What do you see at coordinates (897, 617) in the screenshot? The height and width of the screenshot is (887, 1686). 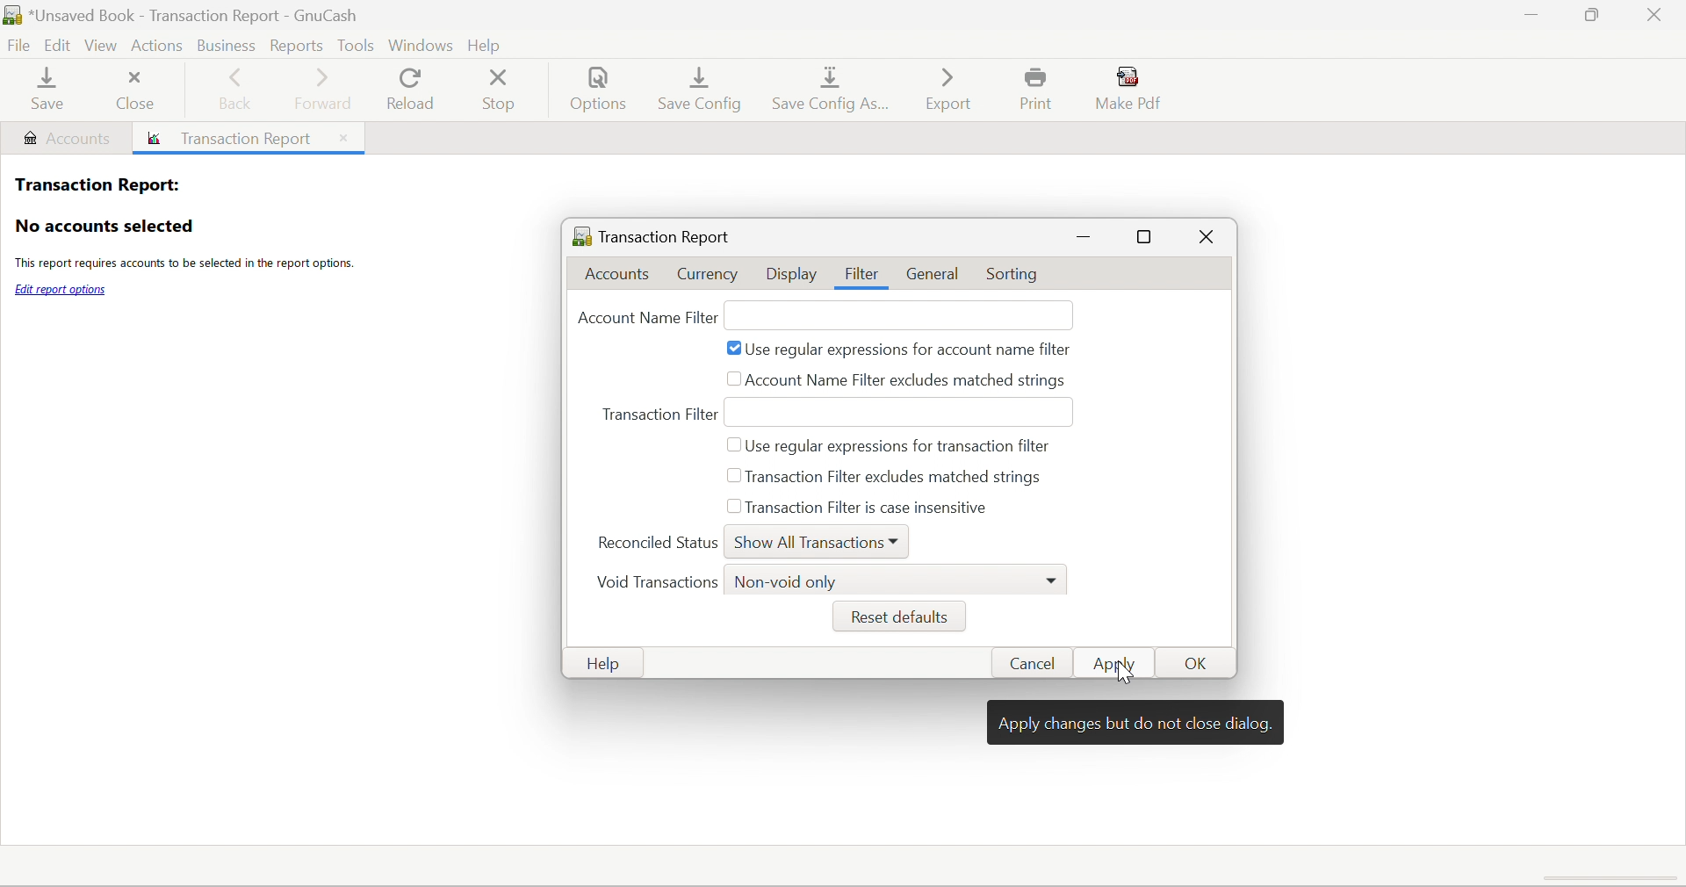 I see `Reset defaults` at bounding box center [897, 617].